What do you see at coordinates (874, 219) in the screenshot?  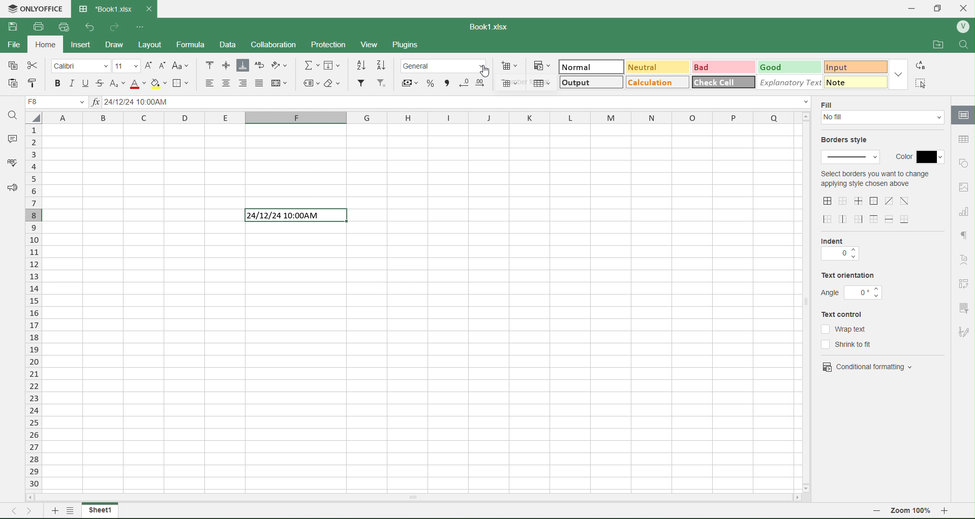 I see `top border` at bounding box center [874, 219].